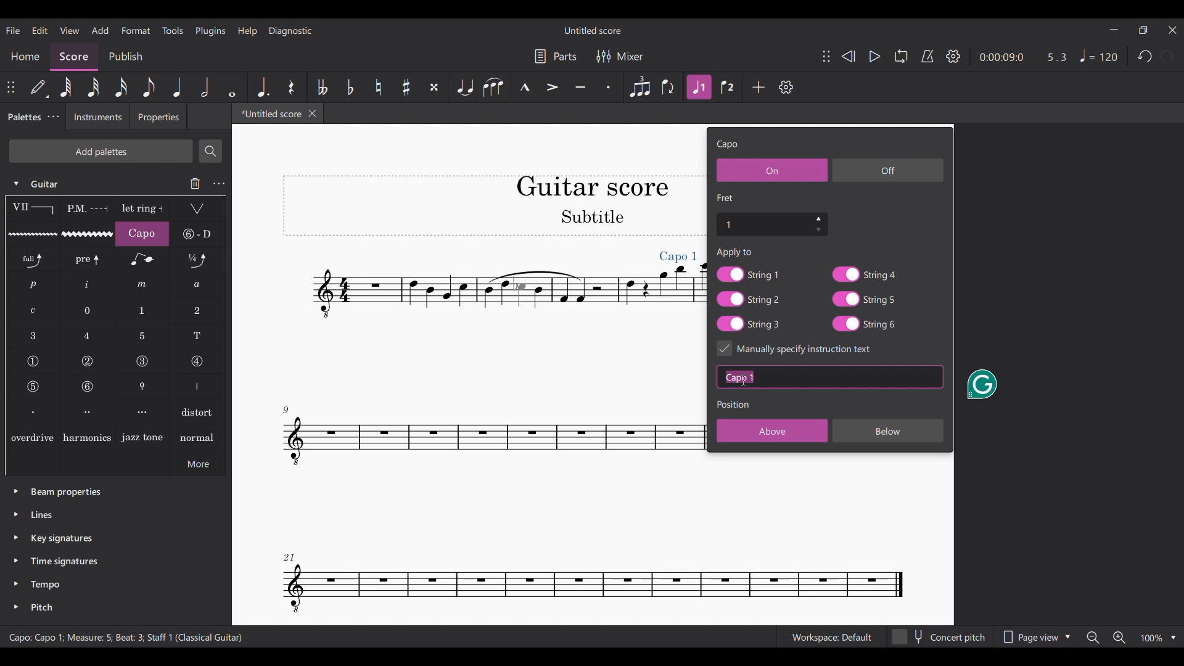 The width and height of the screenshot is (1184, 666). Describe the element at coordinates (199, 411) in the screenshot. I see `Distort` at that location.